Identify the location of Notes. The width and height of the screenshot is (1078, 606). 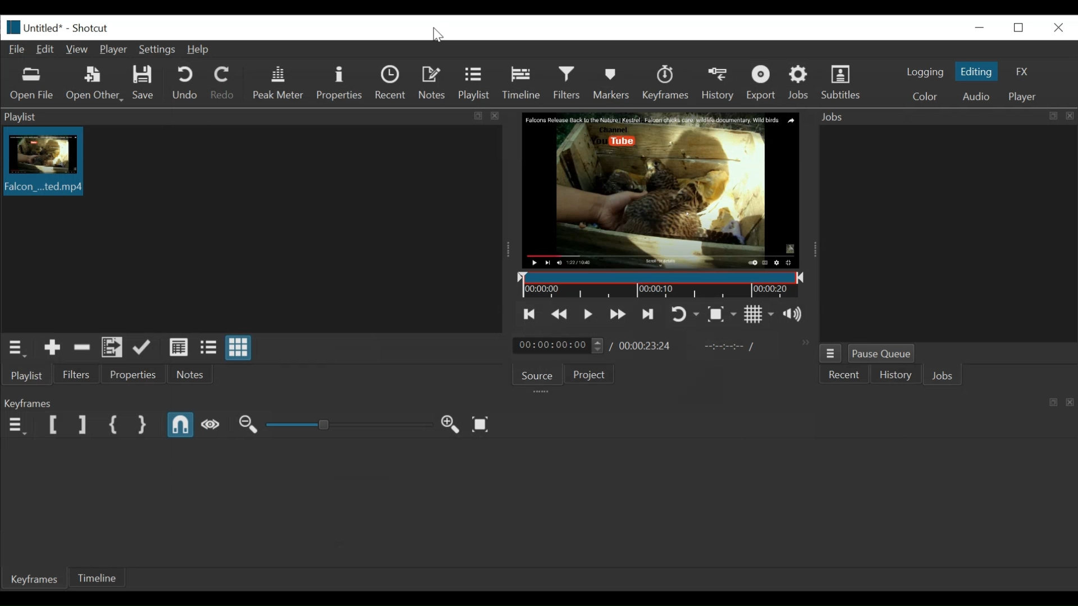
(433, 82).